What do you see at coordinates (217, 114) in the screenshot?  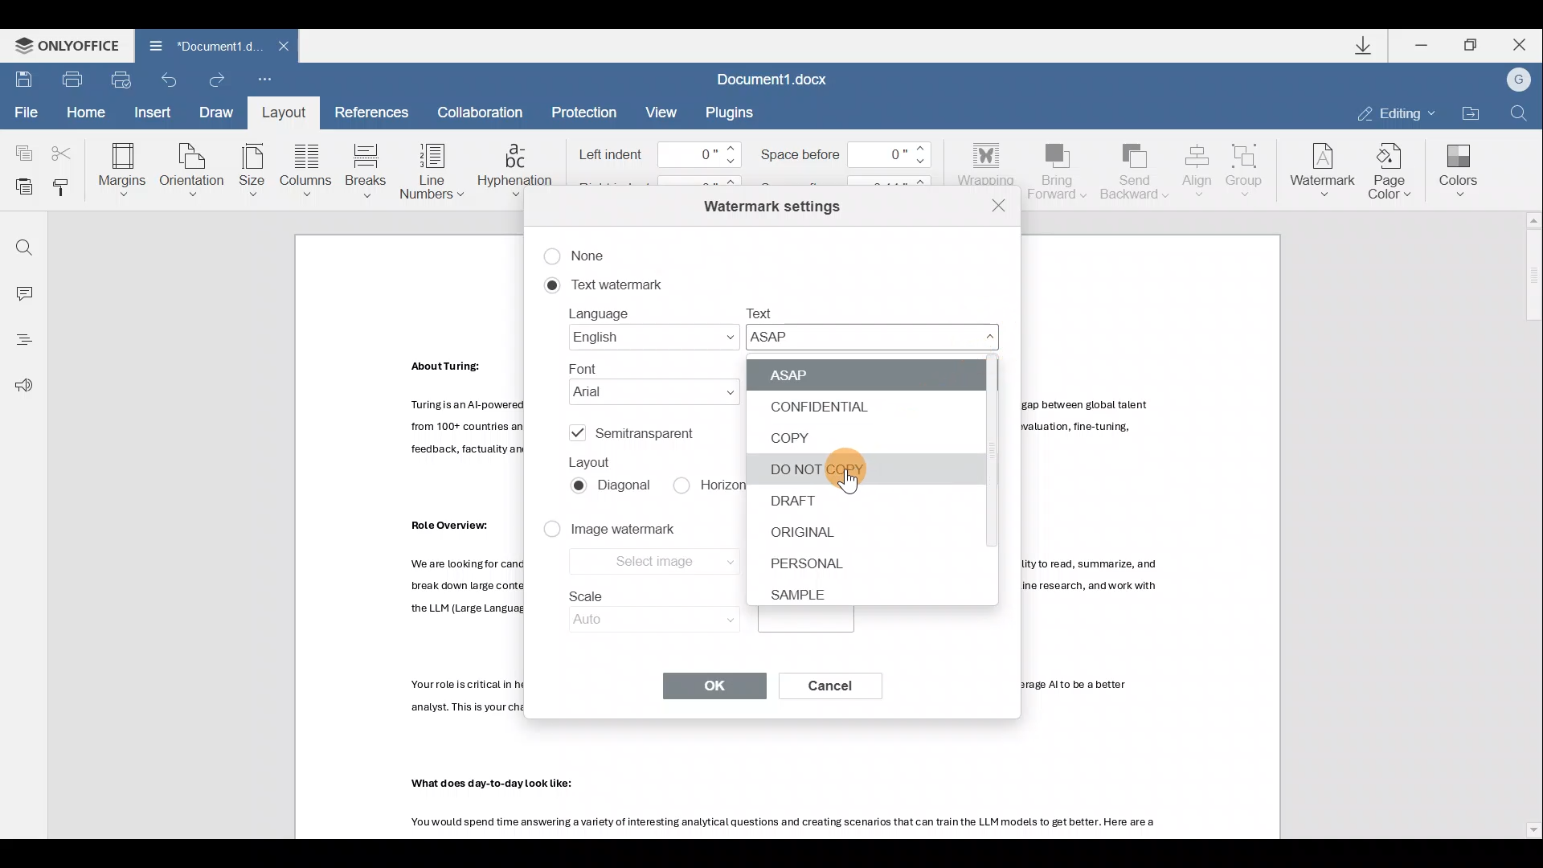 I see `Draw` at bounding box center [217, 114].